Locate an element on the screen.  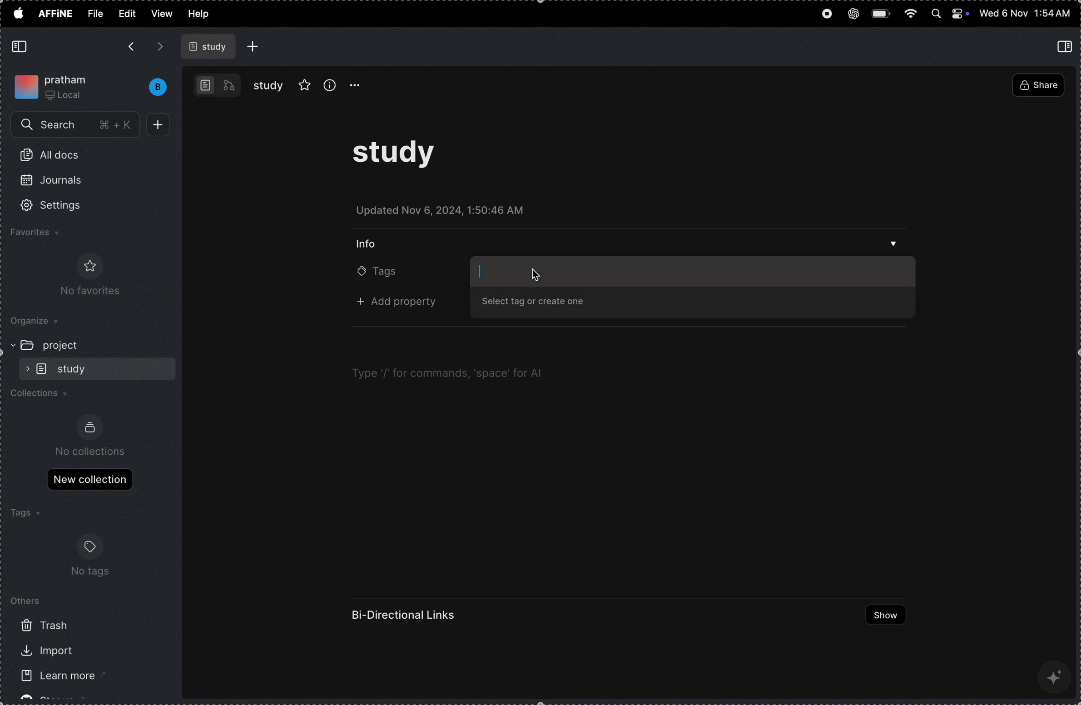
expand/collapse is located at coordinates (10, 344).